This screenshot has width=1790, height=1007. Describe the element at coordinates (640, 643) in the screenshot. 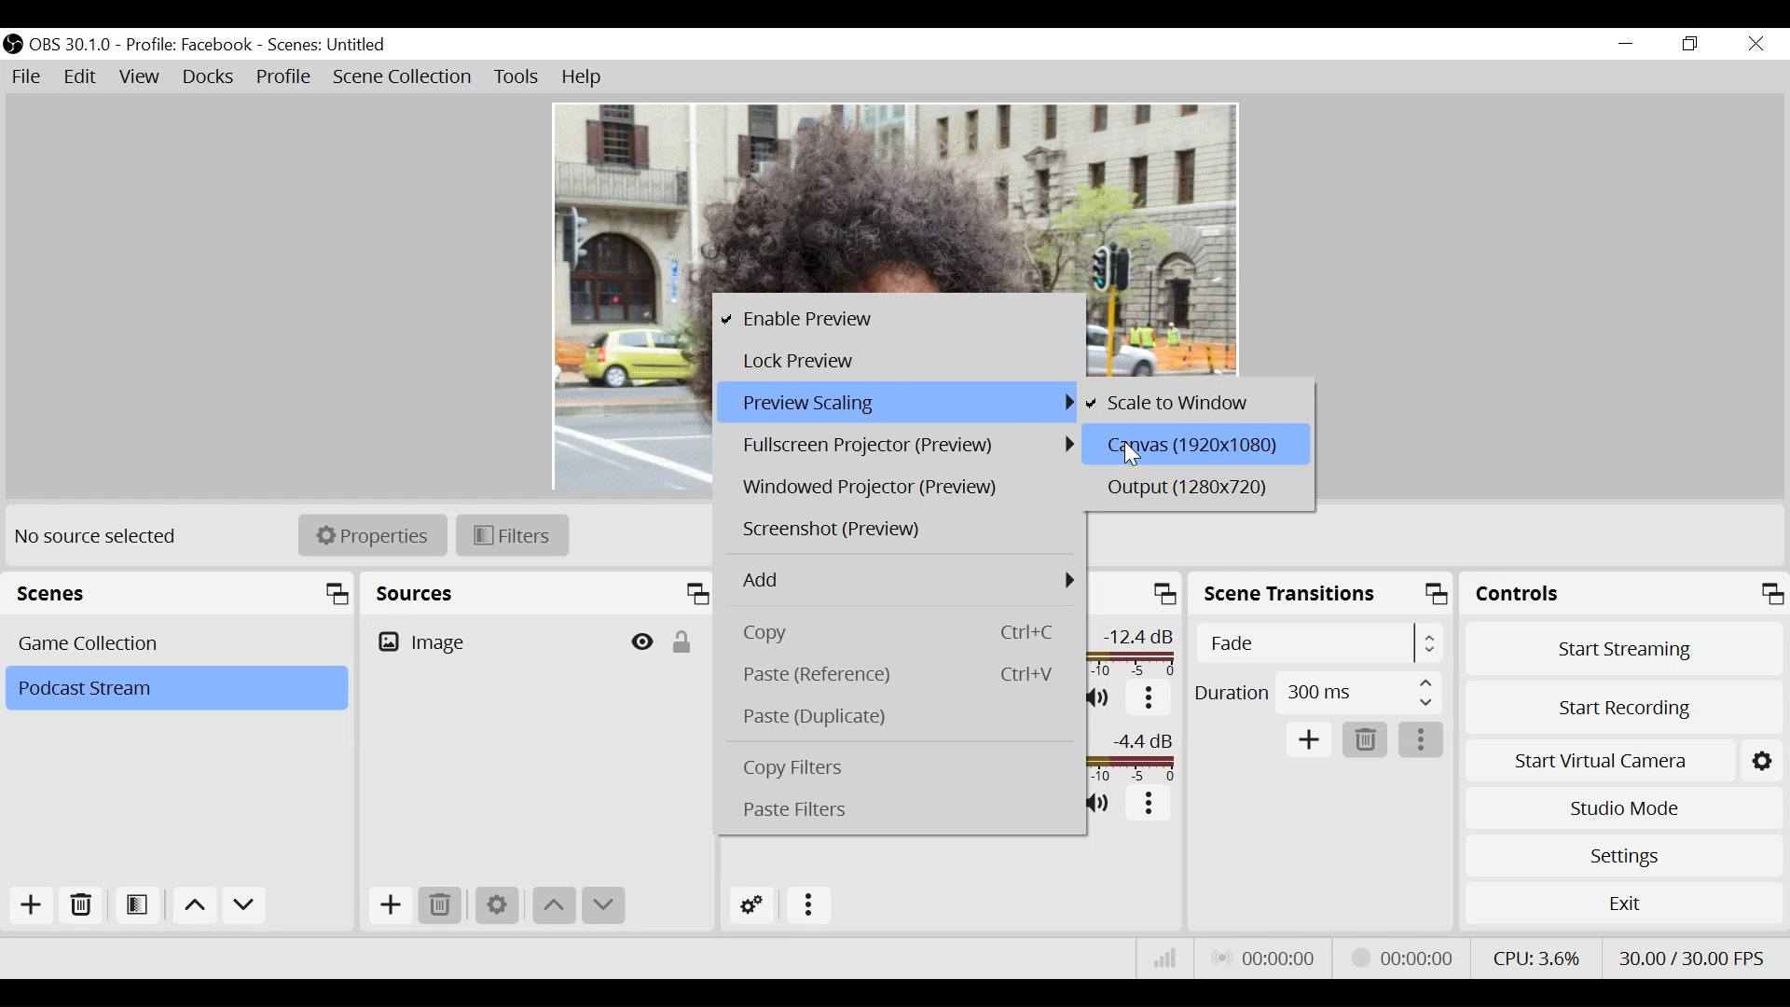

I see `Hide/Display` at that location.